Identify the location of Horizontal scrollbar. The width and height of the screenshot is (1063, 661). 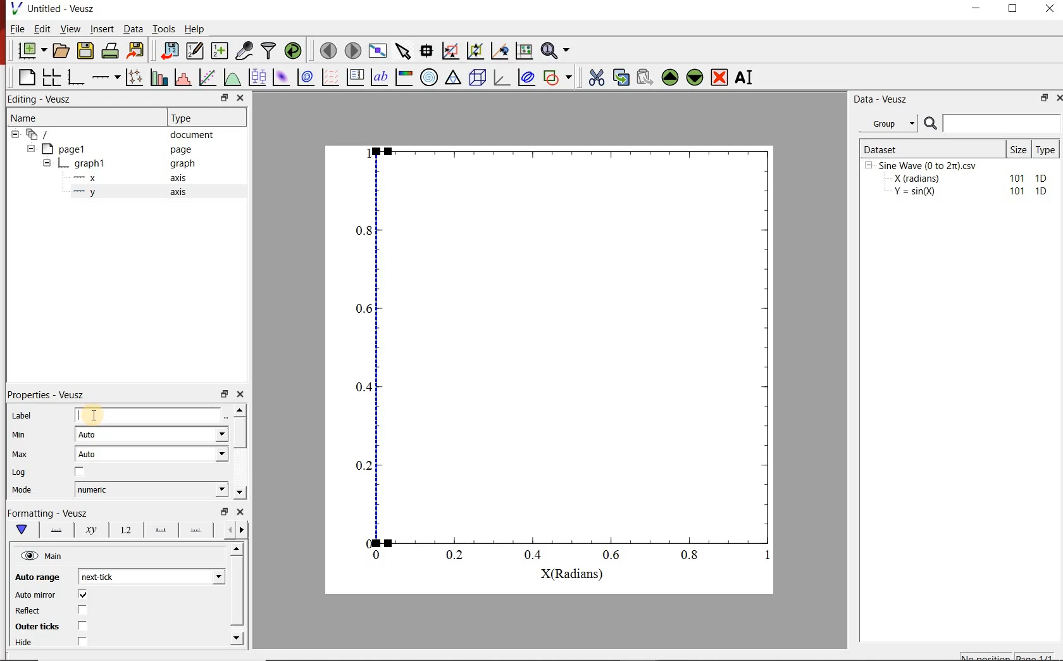
(239, 593).